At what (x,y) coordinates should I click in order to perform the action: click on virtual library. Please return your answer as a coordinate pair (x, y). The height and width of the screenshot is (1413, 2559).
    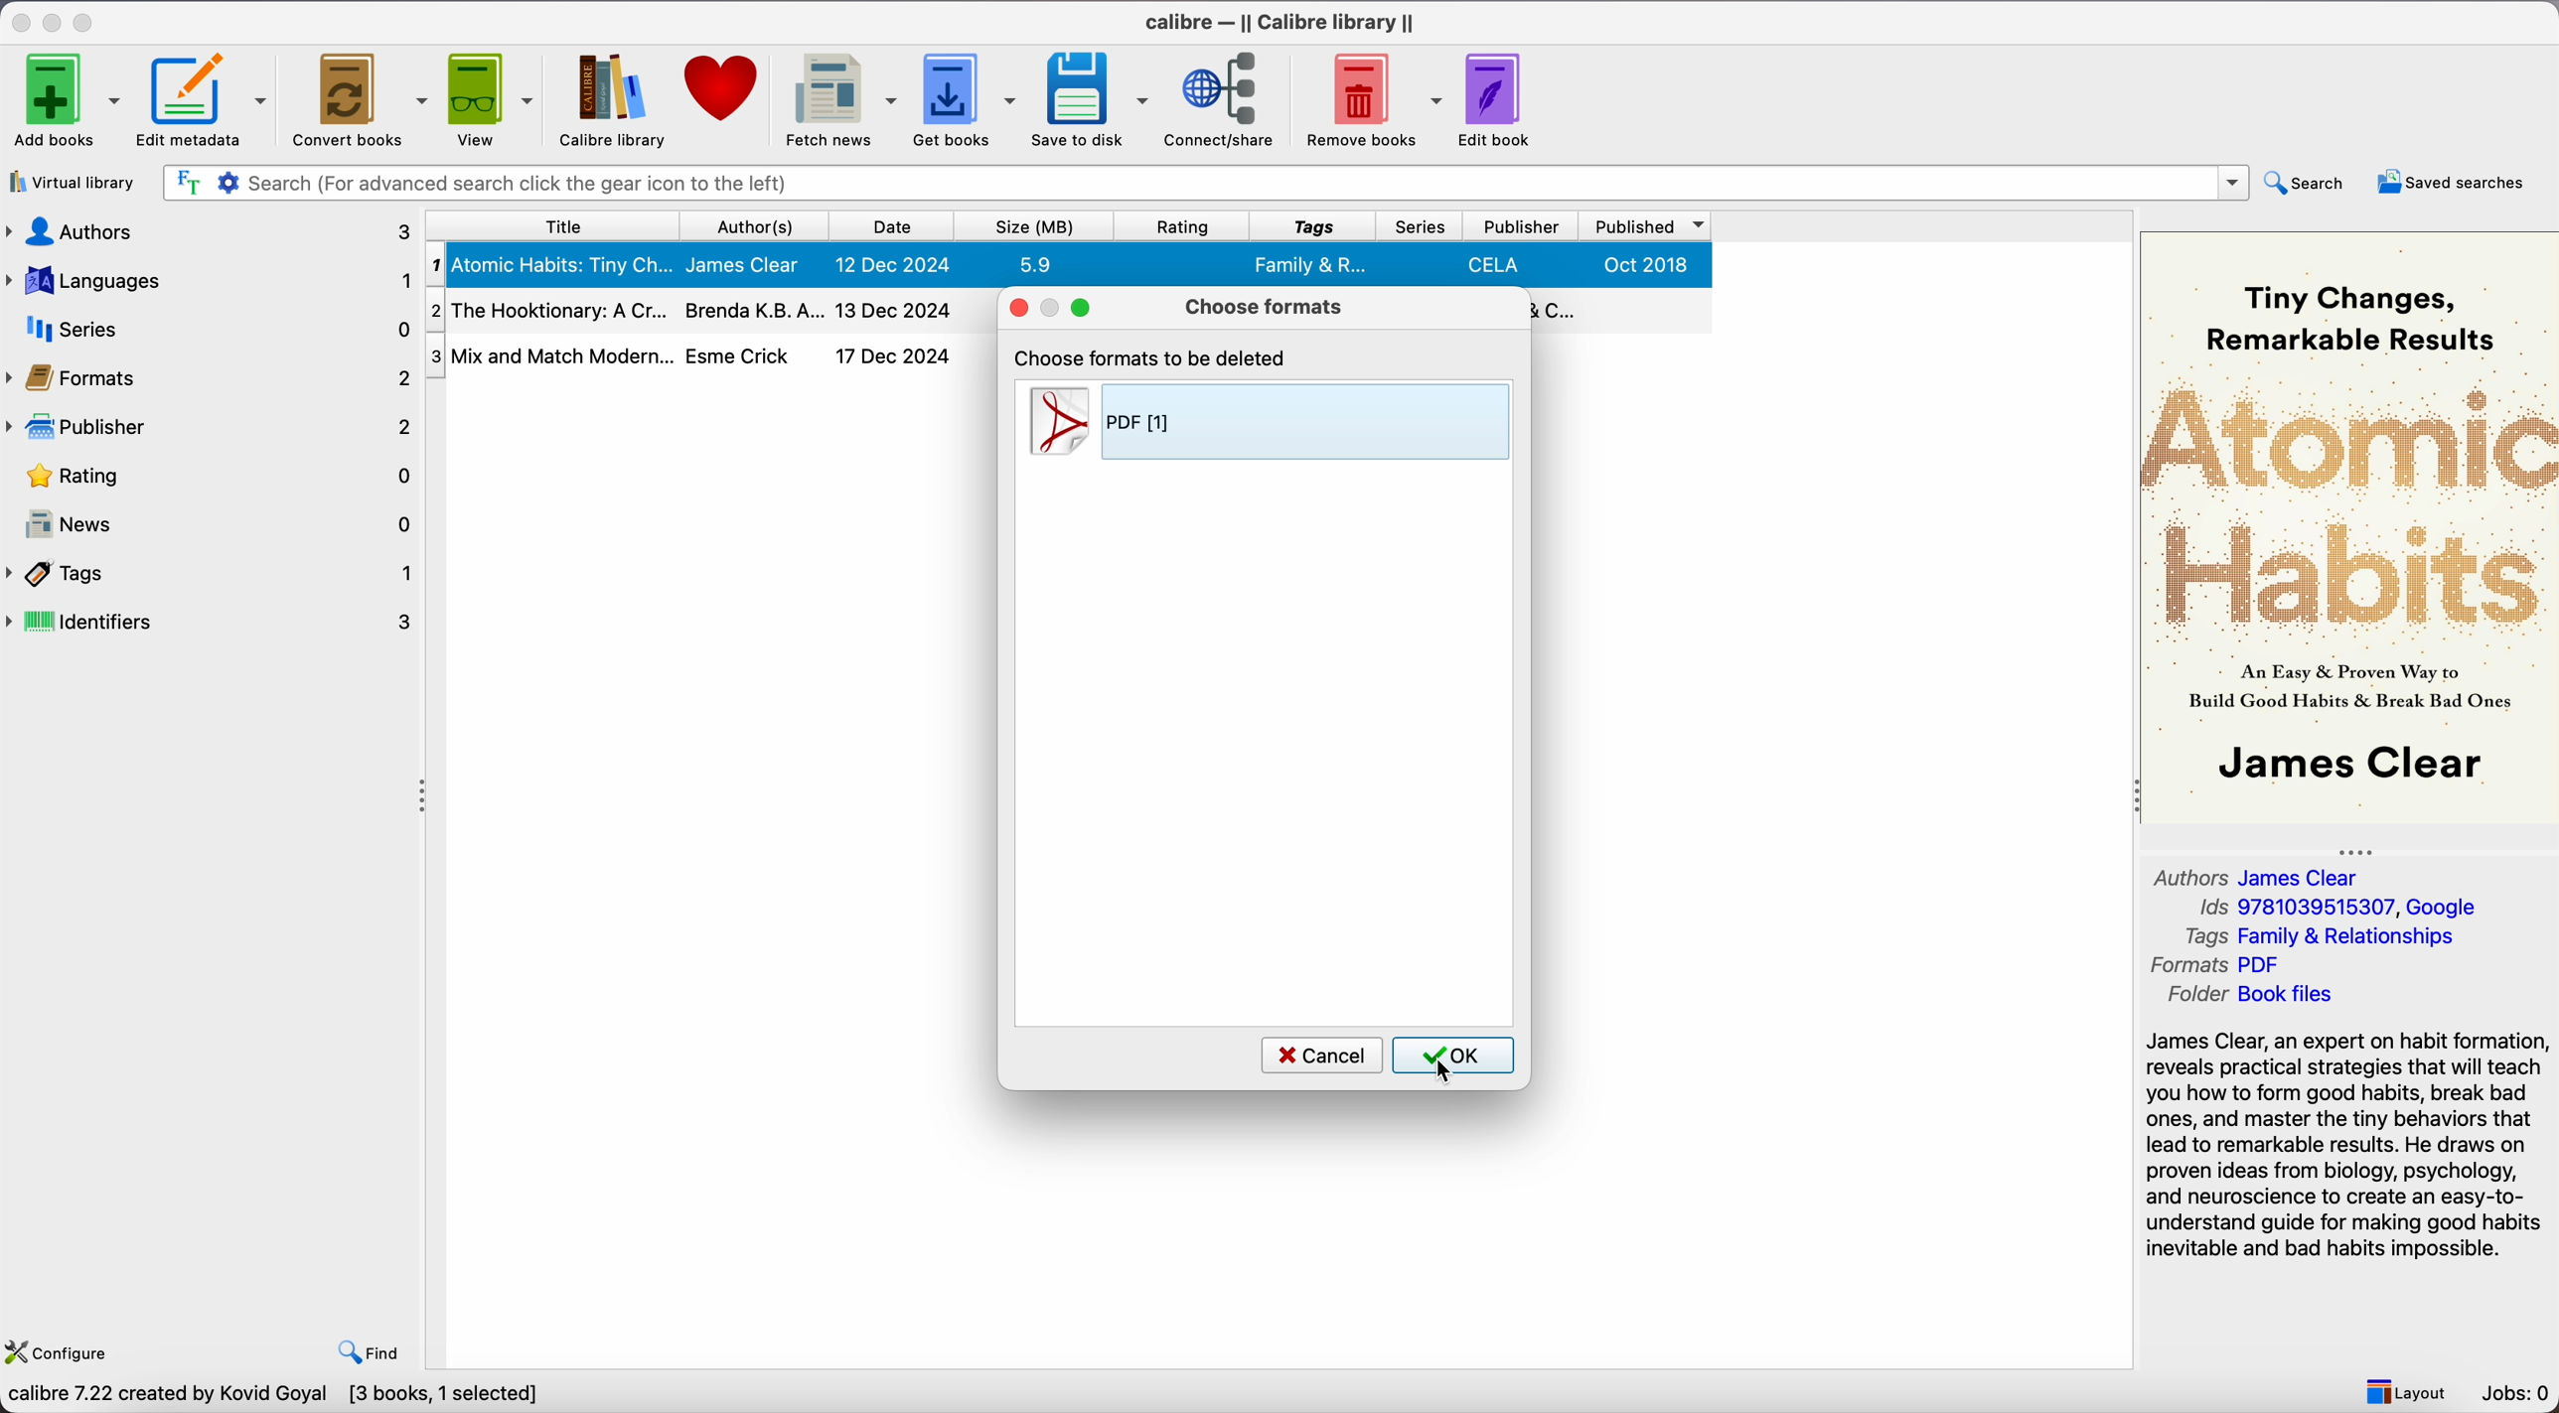
    Looking at the image, I should click on (74, 184).